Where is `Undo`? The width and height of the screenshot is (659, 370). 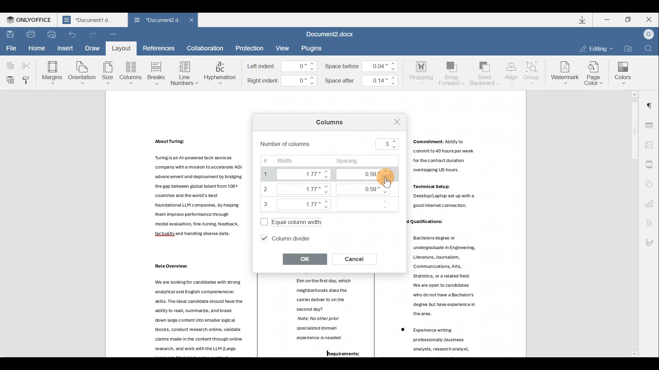 Undo is located at coordinates (72, 34).